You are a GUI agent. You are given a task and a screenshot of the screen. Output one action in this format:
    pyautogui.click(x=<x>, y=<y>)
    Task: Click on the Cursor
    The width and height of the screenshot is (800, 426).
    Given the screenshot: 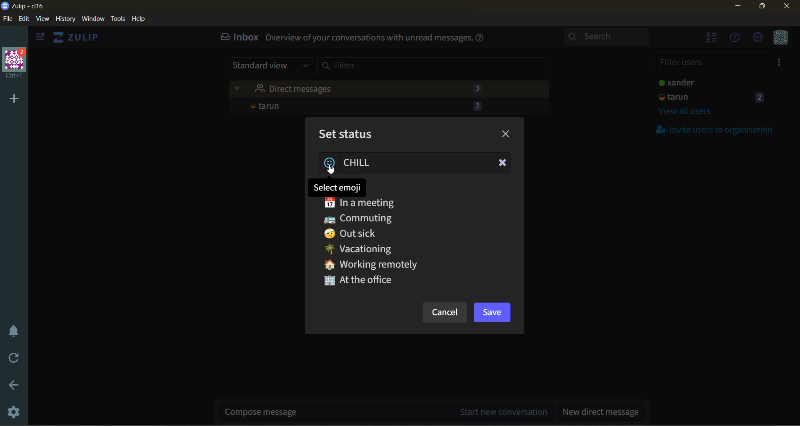 What is the action you would take?
    pyautogui.click(x=332, y=171)
    